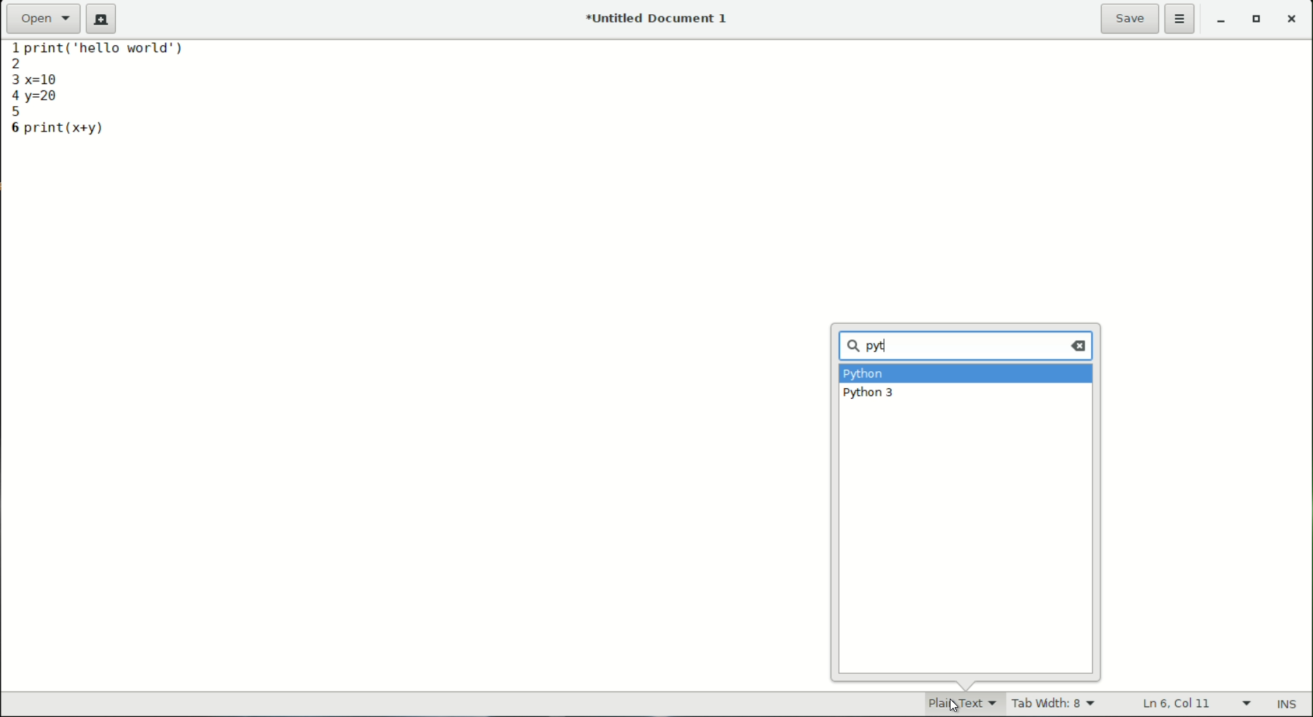  Describe the element at coordinates (864, 375) in the screenshot. I see `python` at that location.